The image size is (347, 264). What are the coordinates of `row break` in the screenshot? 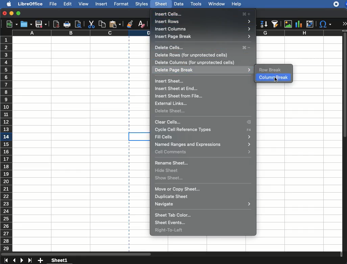 It's located at (272, 70).